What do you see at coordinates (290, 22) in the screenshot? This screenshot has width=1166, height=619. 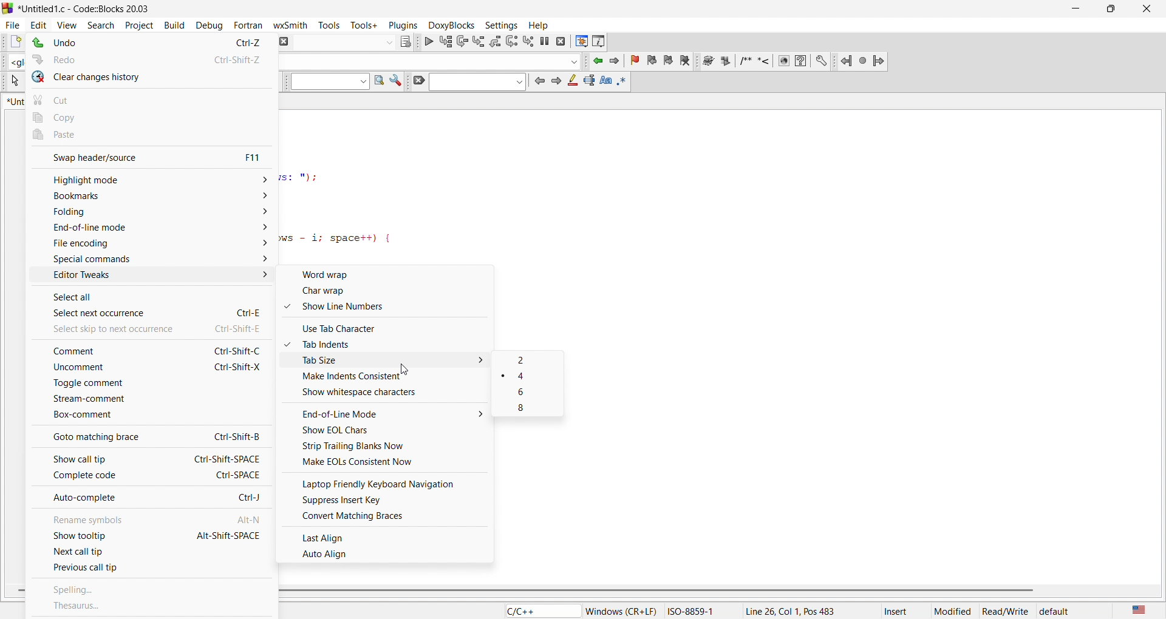 I see `wxsmith` at bounding box center [290, 22].